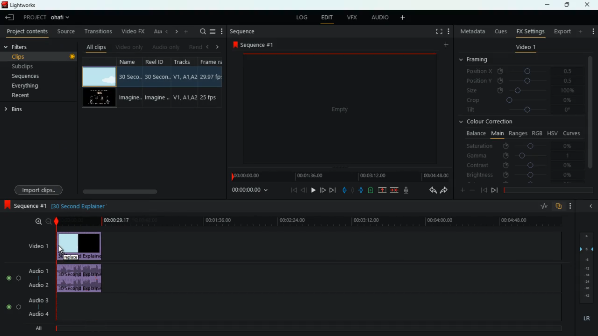  I want to click on front, so click(494, 191).